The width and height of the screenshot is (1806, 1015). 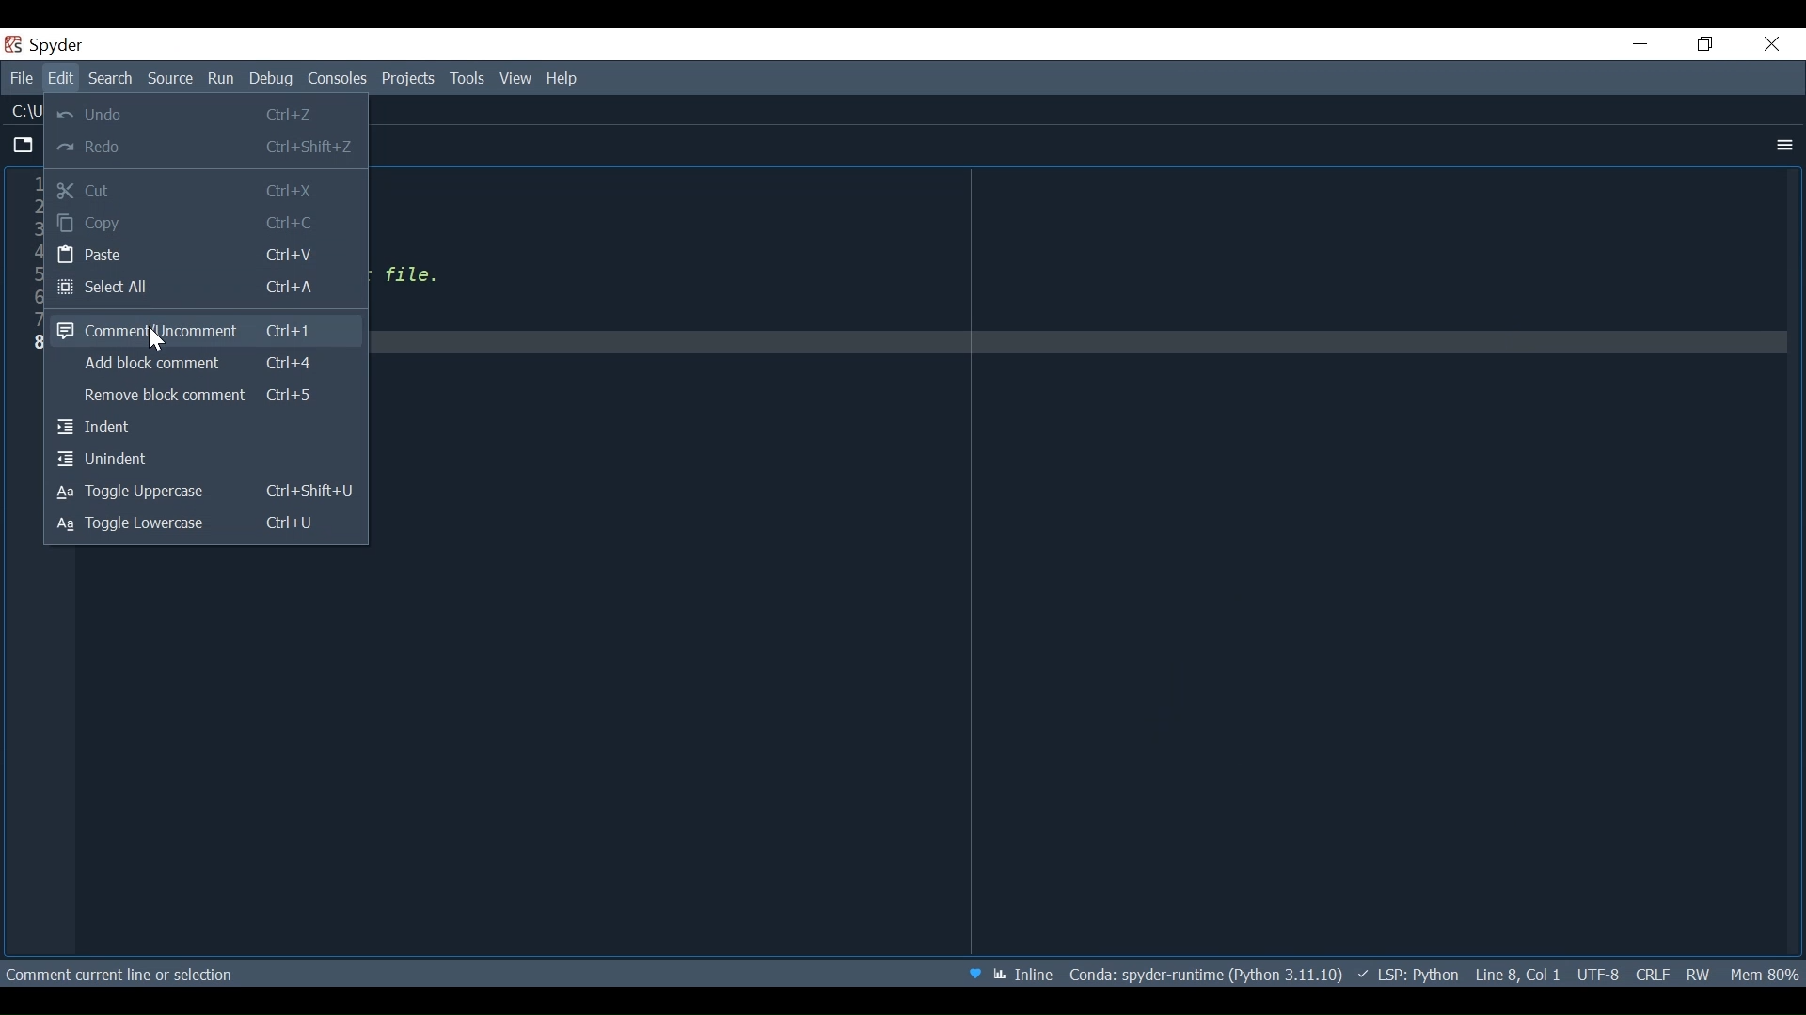 What do you see at coordinates (973, 975) in the screenshot?
I see `Help Spyder` at bounding box center [973, 975].